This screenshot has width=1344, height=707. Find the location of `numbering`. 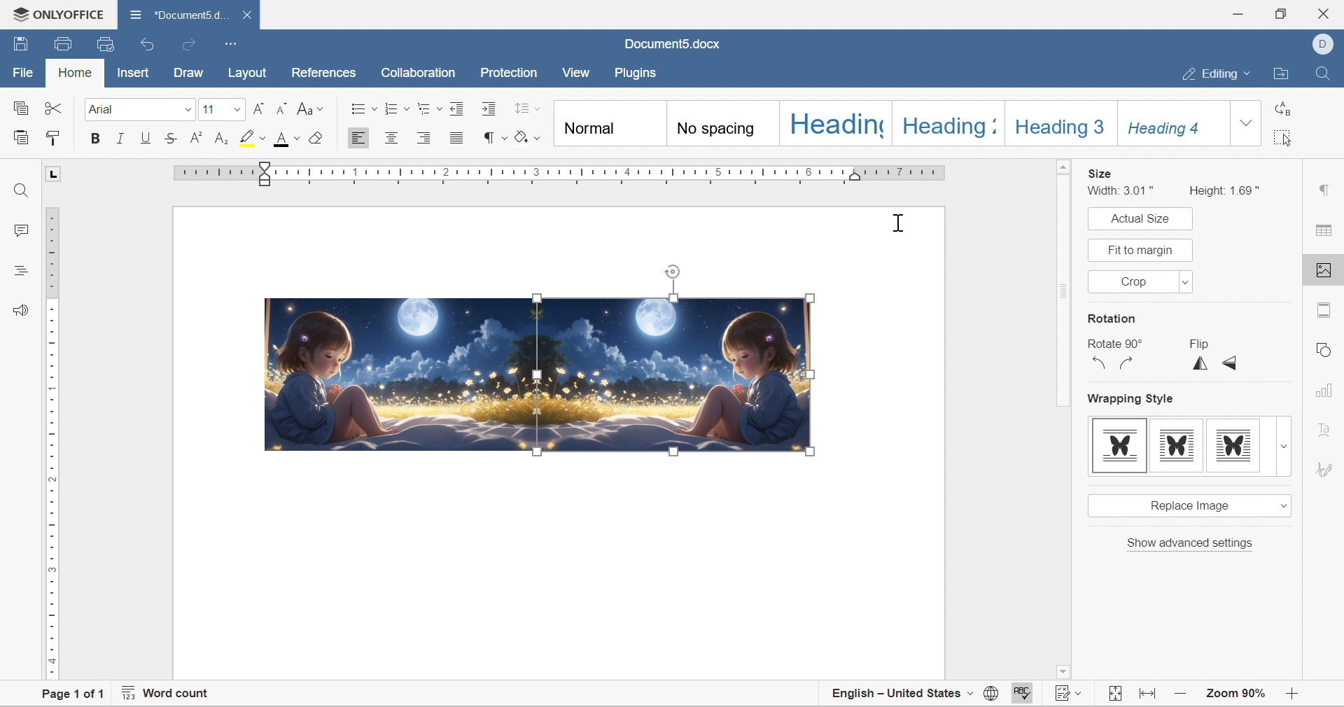

numbering is located at coordinates (397, 108).